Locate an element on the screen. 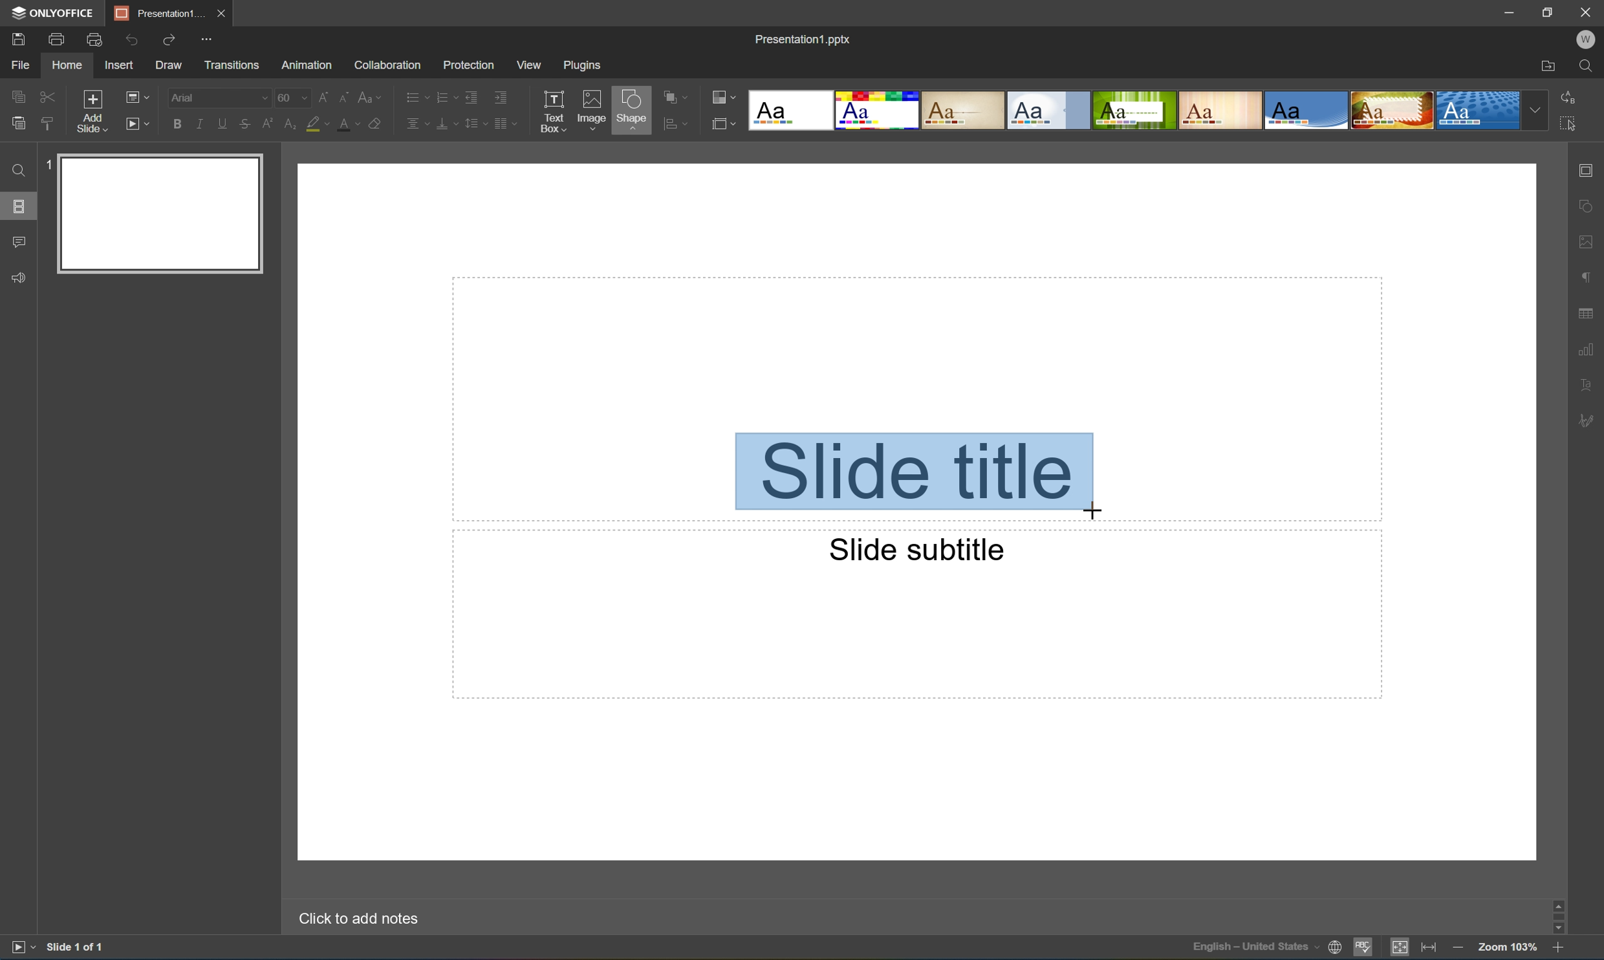 The height and width of the screenshot is (960, 1604). Change slide layout is located at coordinates (138, 96).